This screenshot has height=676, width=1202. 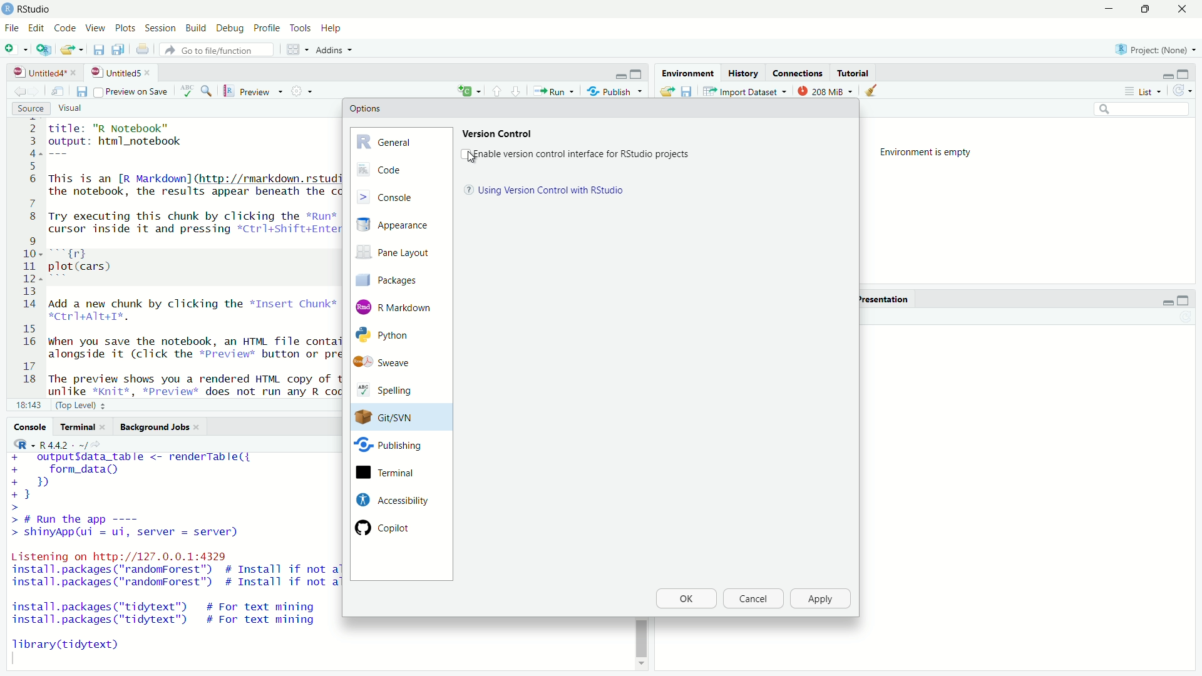 I want to click on Plots, so click(x=126, y=29).